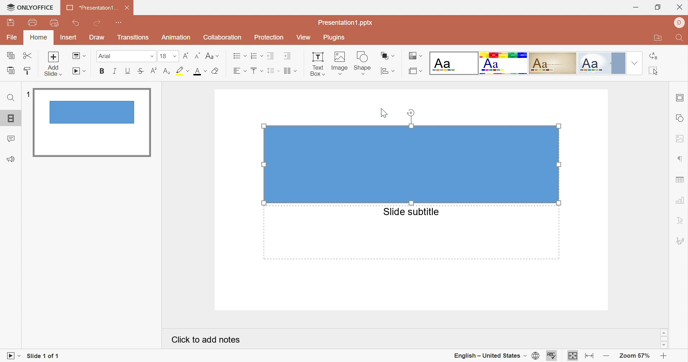 This screenshot has width=688, height=362. What do you see at coordinates (30, 6) in the screenshot?
I see `ONLYOFFICE` at bounding box center [30, 6].